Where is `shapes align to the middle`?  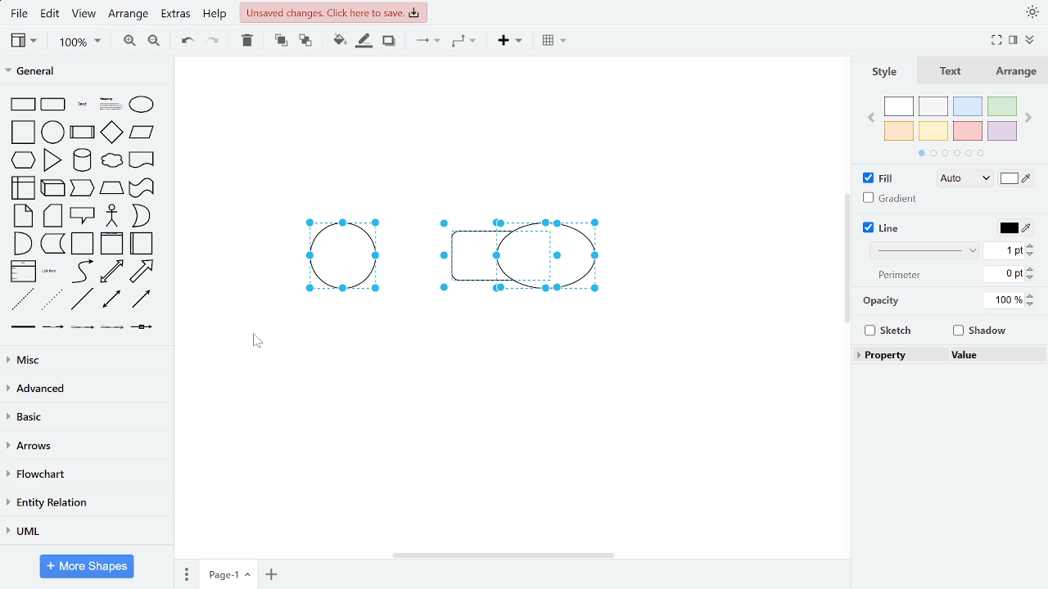 shapes align to the middle is located at coordinates (442, 252).